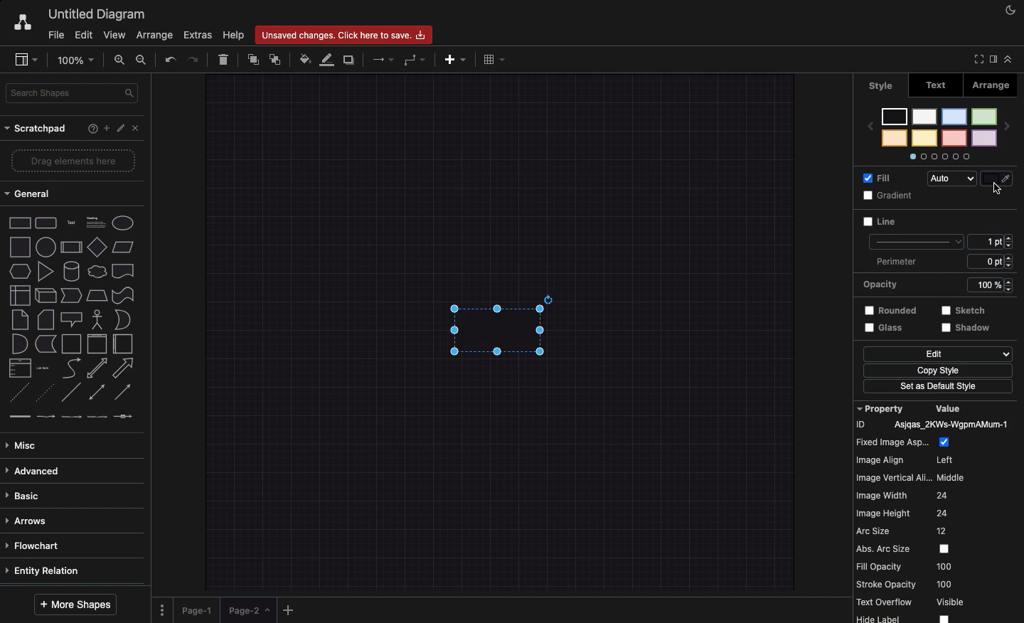 This screenshot has width=1024, height=623. I want to click on Entity relation, so click(46, 569).